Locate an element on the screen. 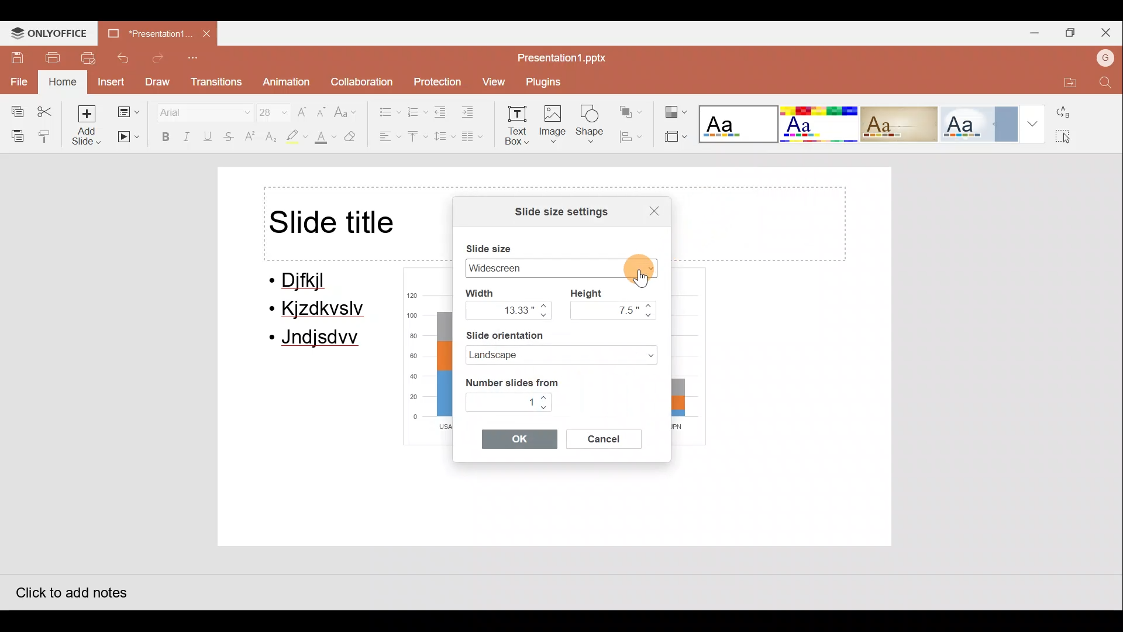  Protection is located at coordinates (435, 78).